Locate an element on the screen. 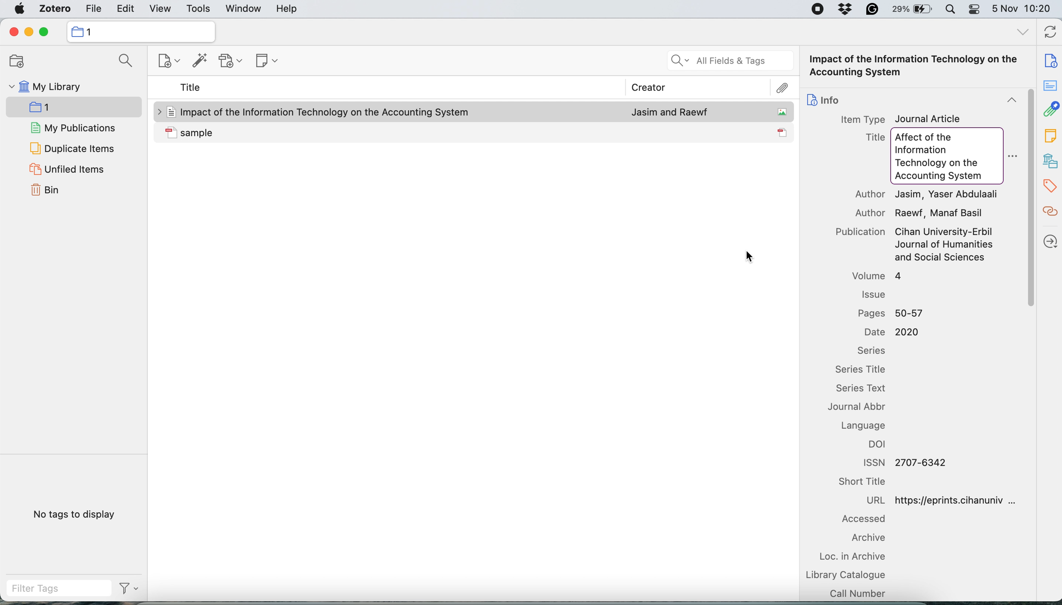 The height and width of the screenshot is (605, 1062). collection is located at coordinates (91, 32).